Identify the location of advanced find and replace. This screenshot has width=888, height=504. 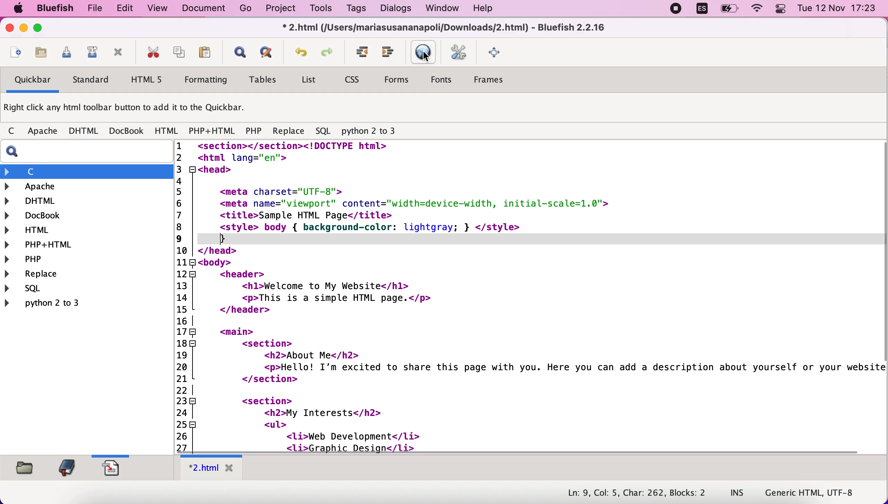
(271, 52).